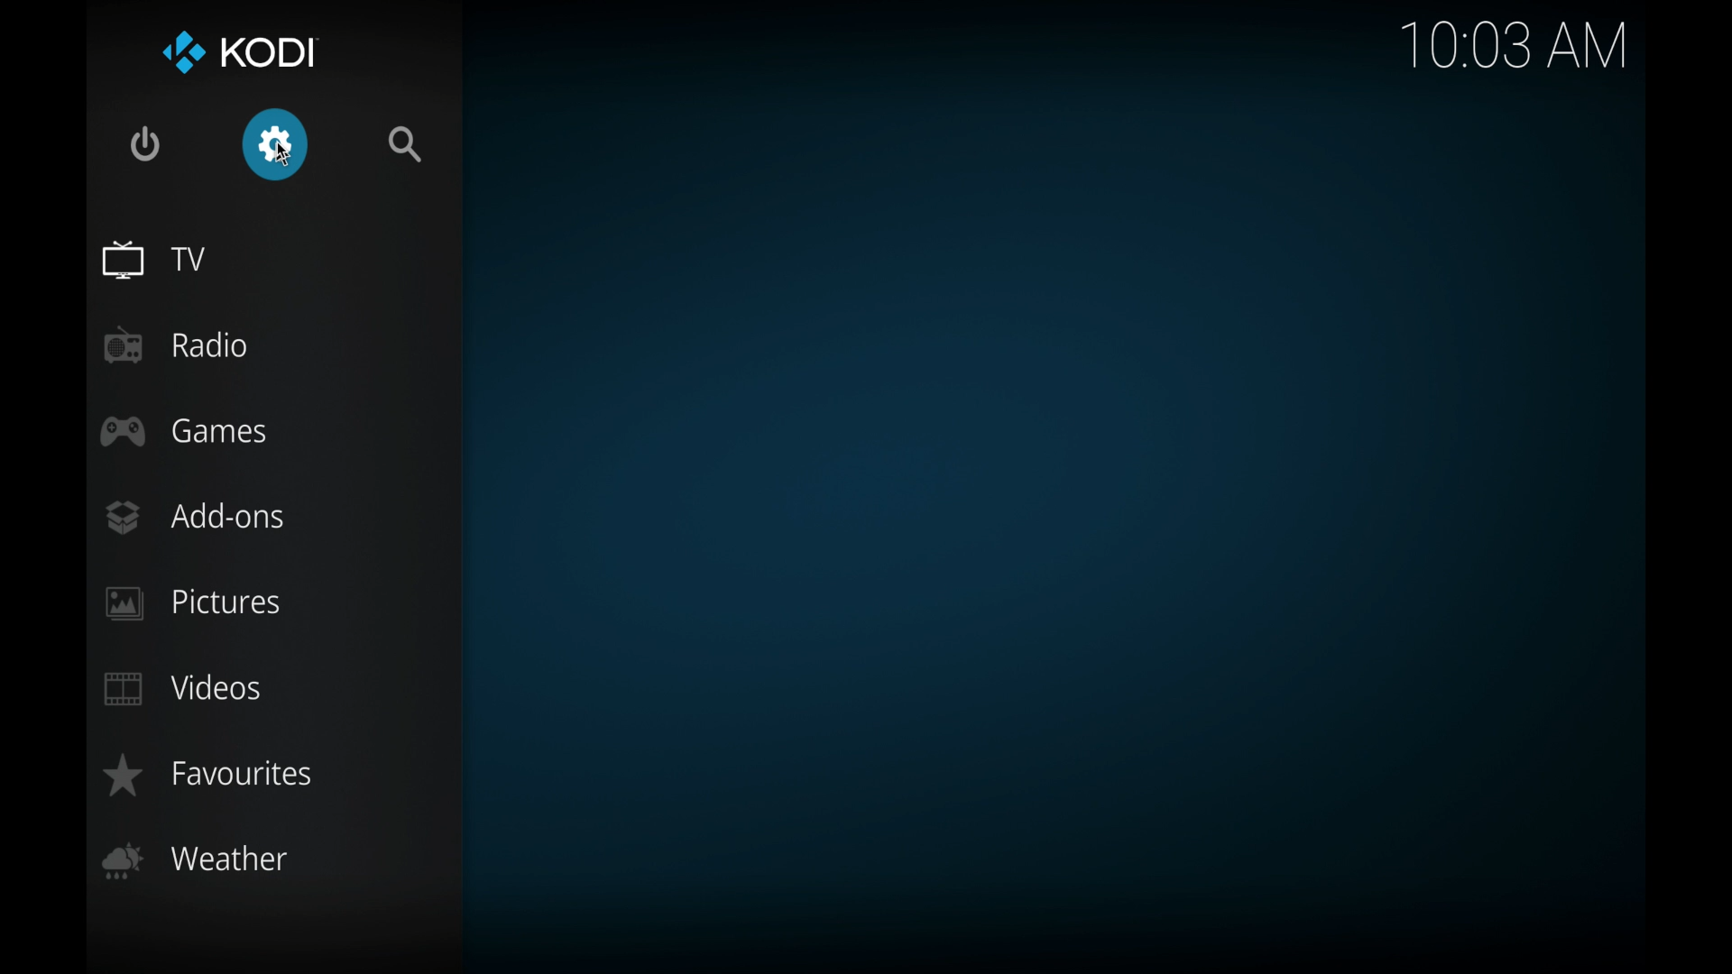 The width and height of the screenshot is (1732, 974). Describe the element at coordinates (276, 143) in the screenshot. I see `settings` at that location.